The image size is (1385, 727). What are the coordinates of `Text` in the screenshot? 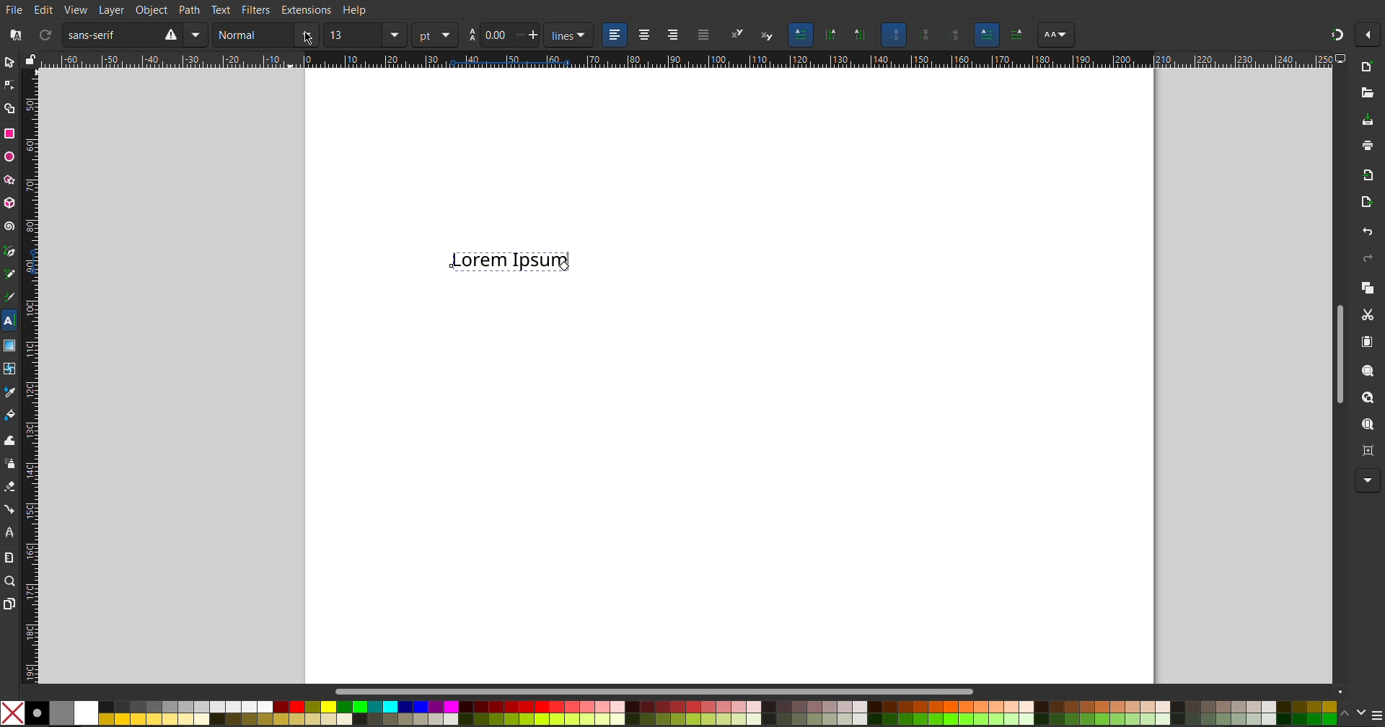 It's located at (221, 9).